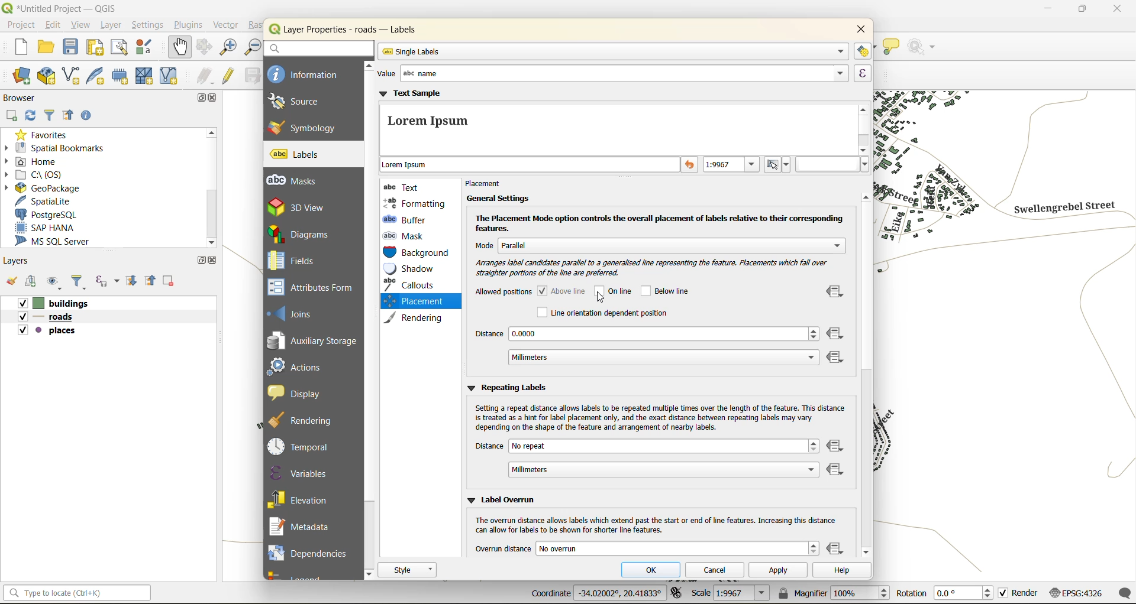 The height and width of the screenshot is (604, 1136). I want to click on scale, so click(731, 594).